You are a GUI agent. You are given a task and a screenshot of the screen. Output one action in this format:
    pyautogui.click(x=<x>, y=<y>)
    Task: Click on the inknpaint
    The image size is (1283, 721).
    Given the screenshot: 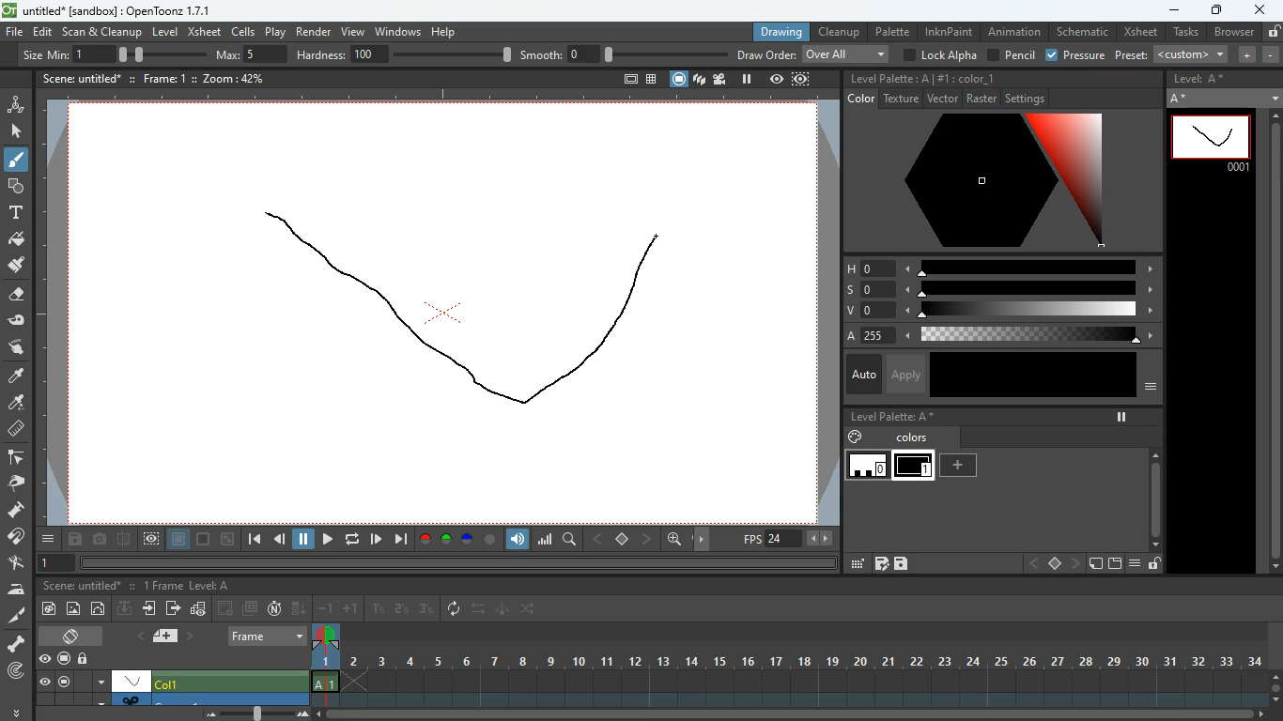 What is the action you would take?
    pyautogui.click(x=949, y=31)
    